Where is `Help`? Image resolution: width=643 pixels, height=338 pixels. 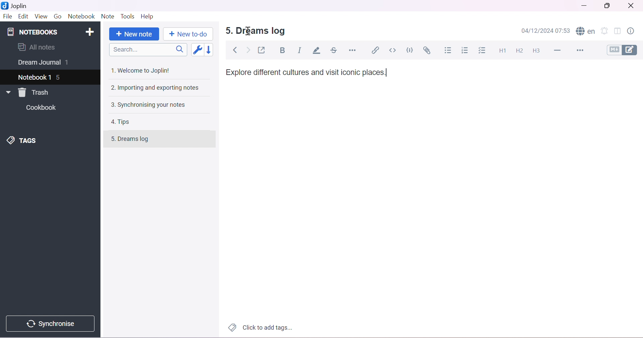 Help is located at coordinates (147, 16).